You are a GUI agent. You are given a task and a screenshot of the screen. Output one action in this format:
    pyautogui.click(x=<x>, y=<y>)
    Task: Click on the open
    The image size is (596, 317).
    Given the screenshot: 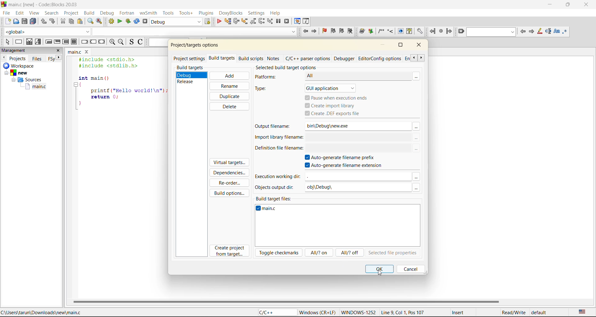 What is the action you would take?
    pyautogui.click(x=16, y=21)
    